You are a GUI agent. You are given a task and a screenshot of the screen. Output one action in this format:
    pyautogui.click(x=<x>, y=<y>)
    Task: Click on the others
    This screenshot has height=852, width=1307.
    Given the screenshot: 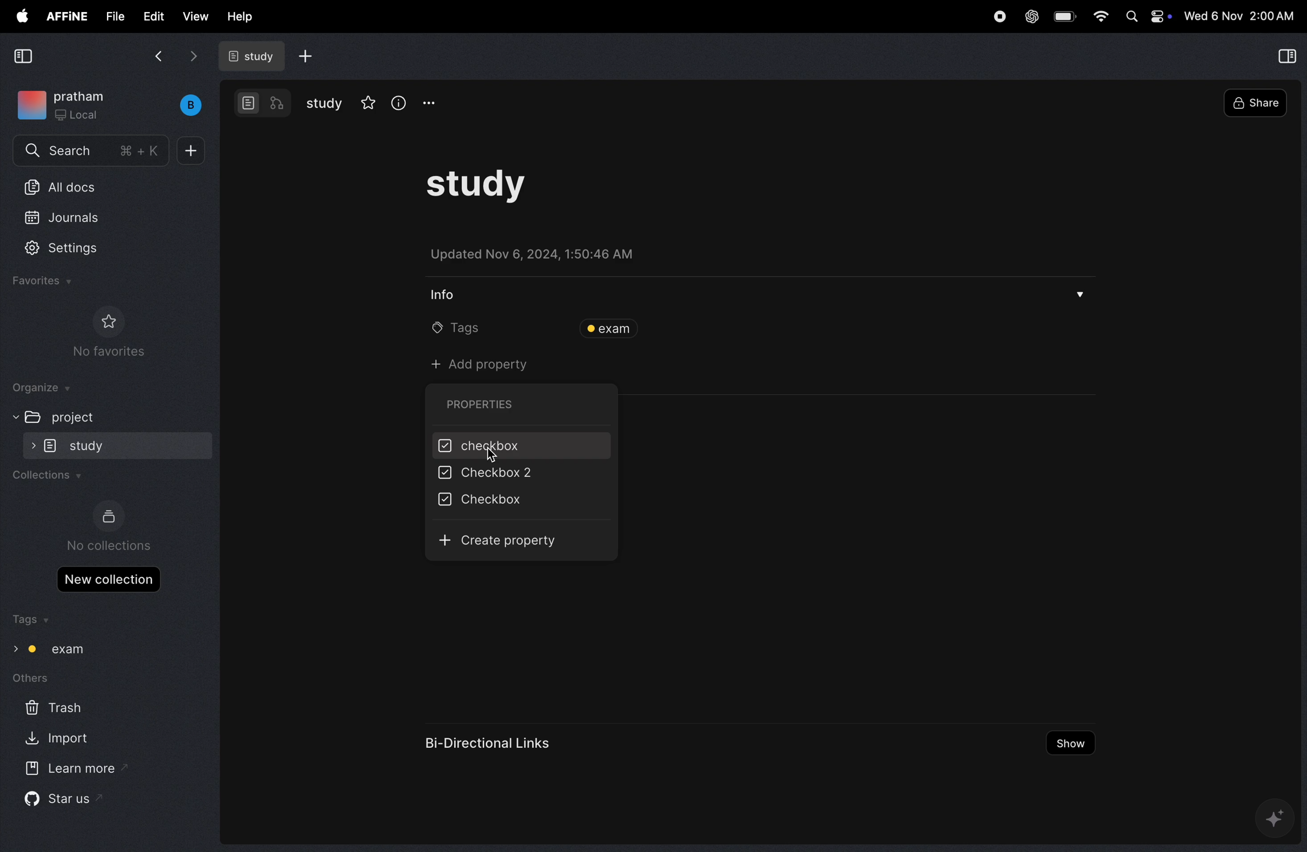 What is the action you would take?
    pyautogui.click(x=31, y=678)
    